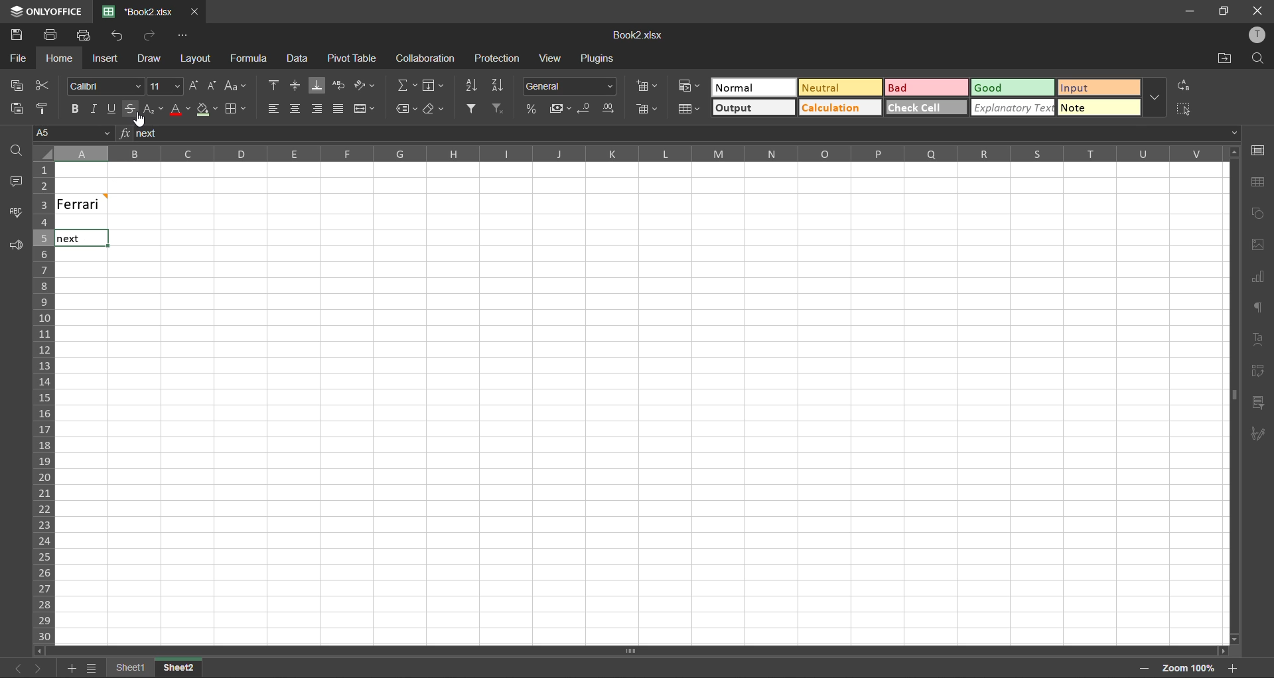 This screenshot has height=678, width=1274. What do you see at coordinates (366, 85) in the screenshot?
I see `orientation` at bounding box center [366, 85].